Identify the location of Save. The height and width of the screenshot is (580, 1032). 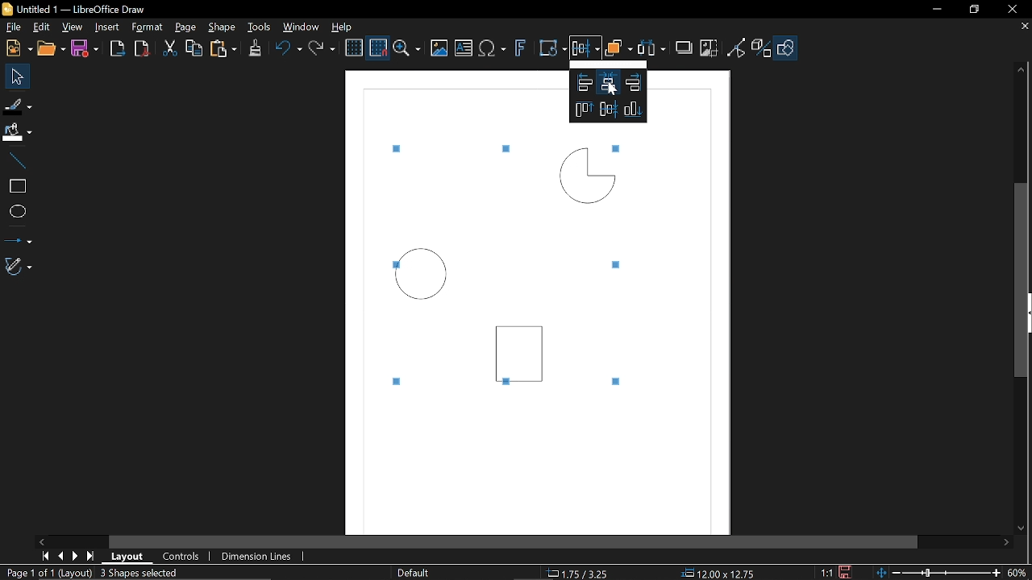
(84, 49).